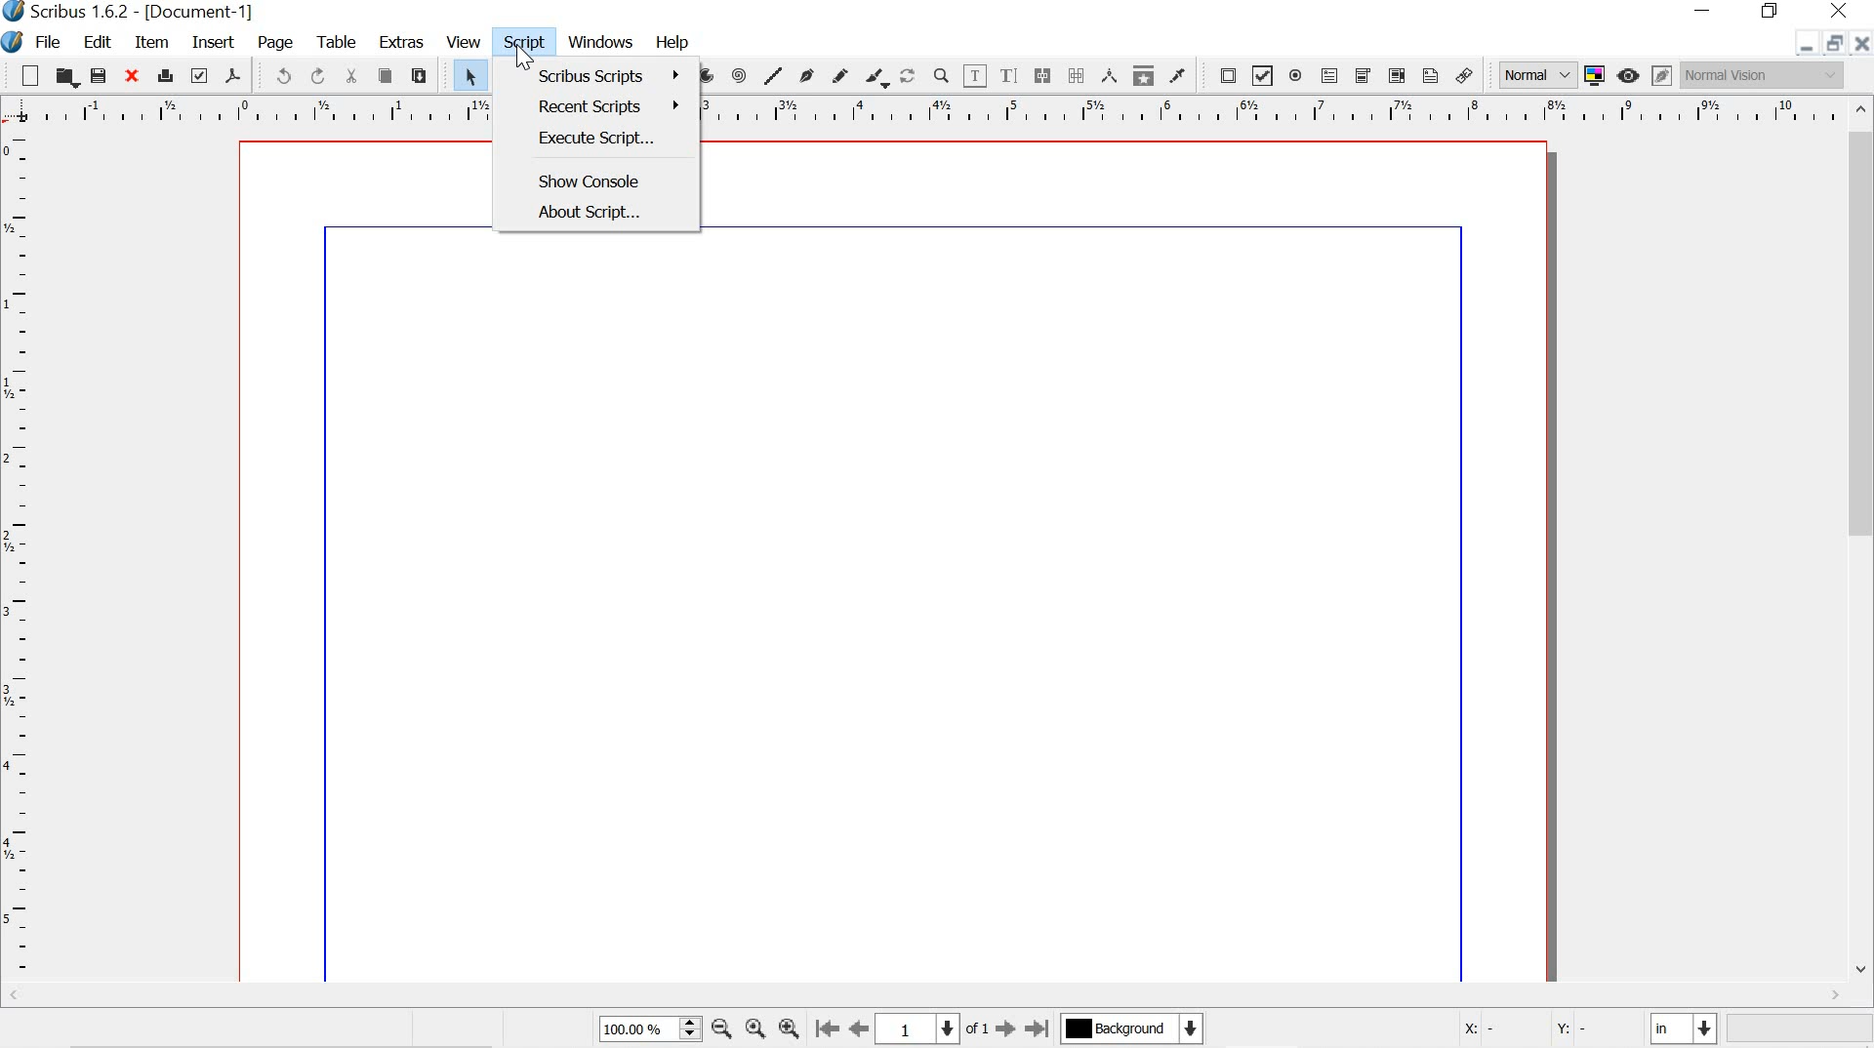  Describe the element at coordinates (722, 1031) in the screenshot. I see `zoom out` at that location.